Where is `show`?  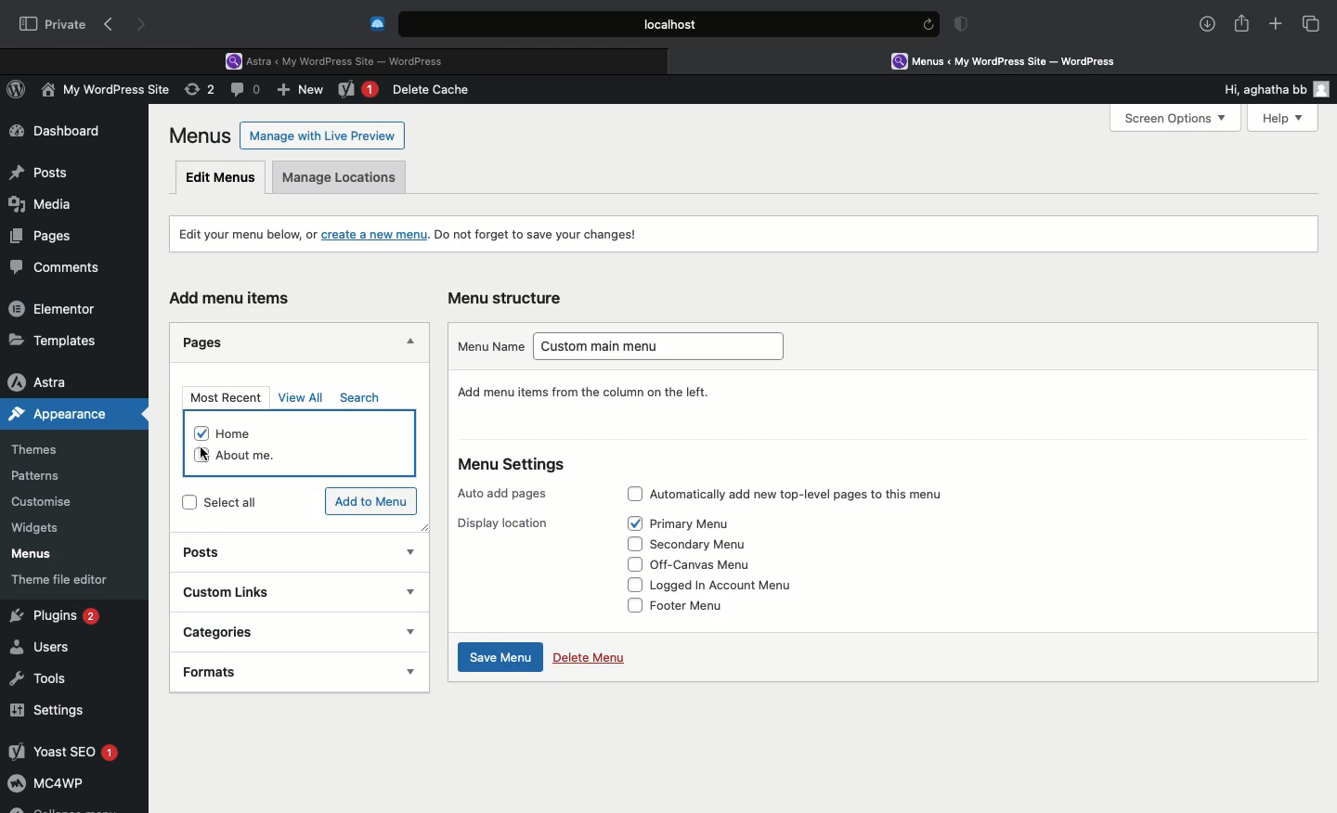
show is located at coordinates (411, 632).